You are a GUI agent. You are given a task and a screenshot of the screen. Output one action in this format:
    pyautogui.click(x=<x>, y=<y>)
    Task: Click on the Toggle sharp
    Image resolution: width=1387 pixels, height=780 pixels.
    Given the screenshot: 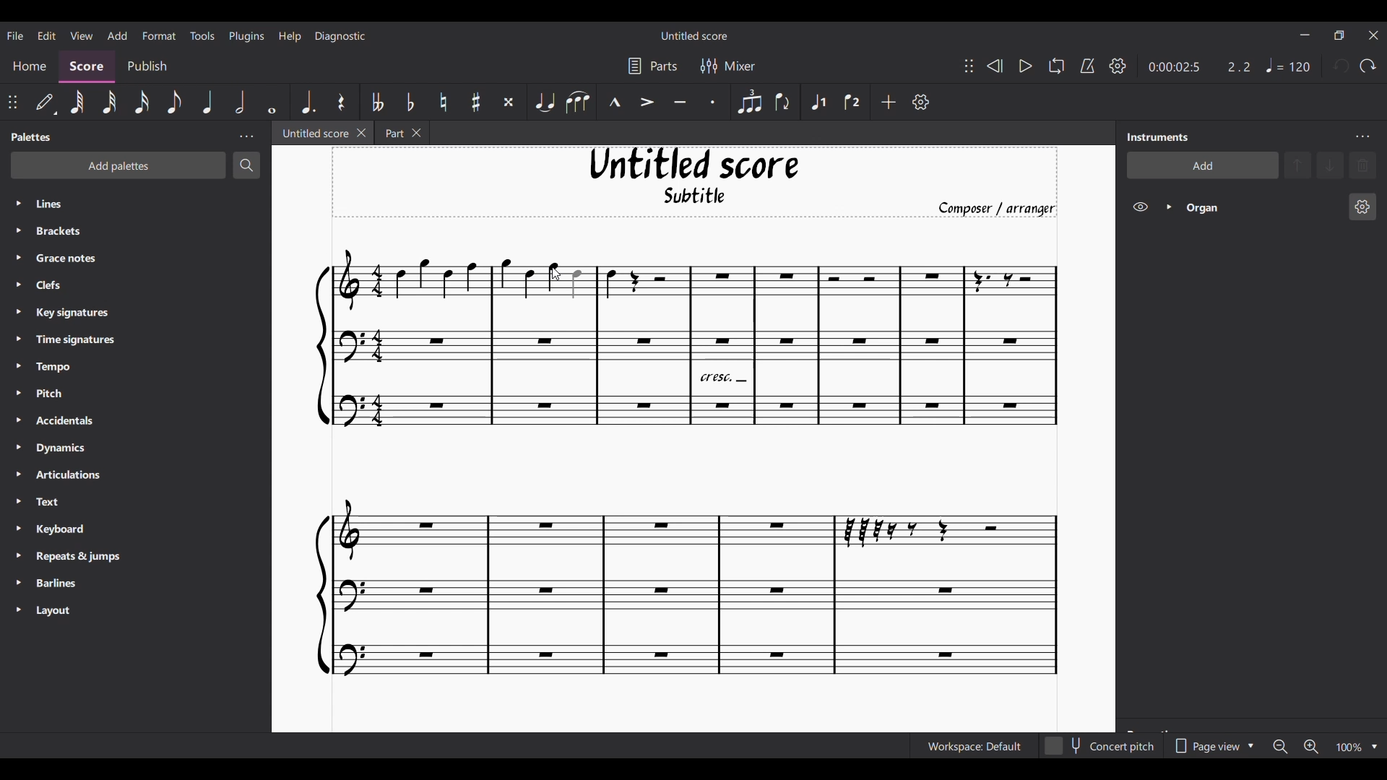 What is the action you would take?
    pyautogui.click(x=476, y=102)
    